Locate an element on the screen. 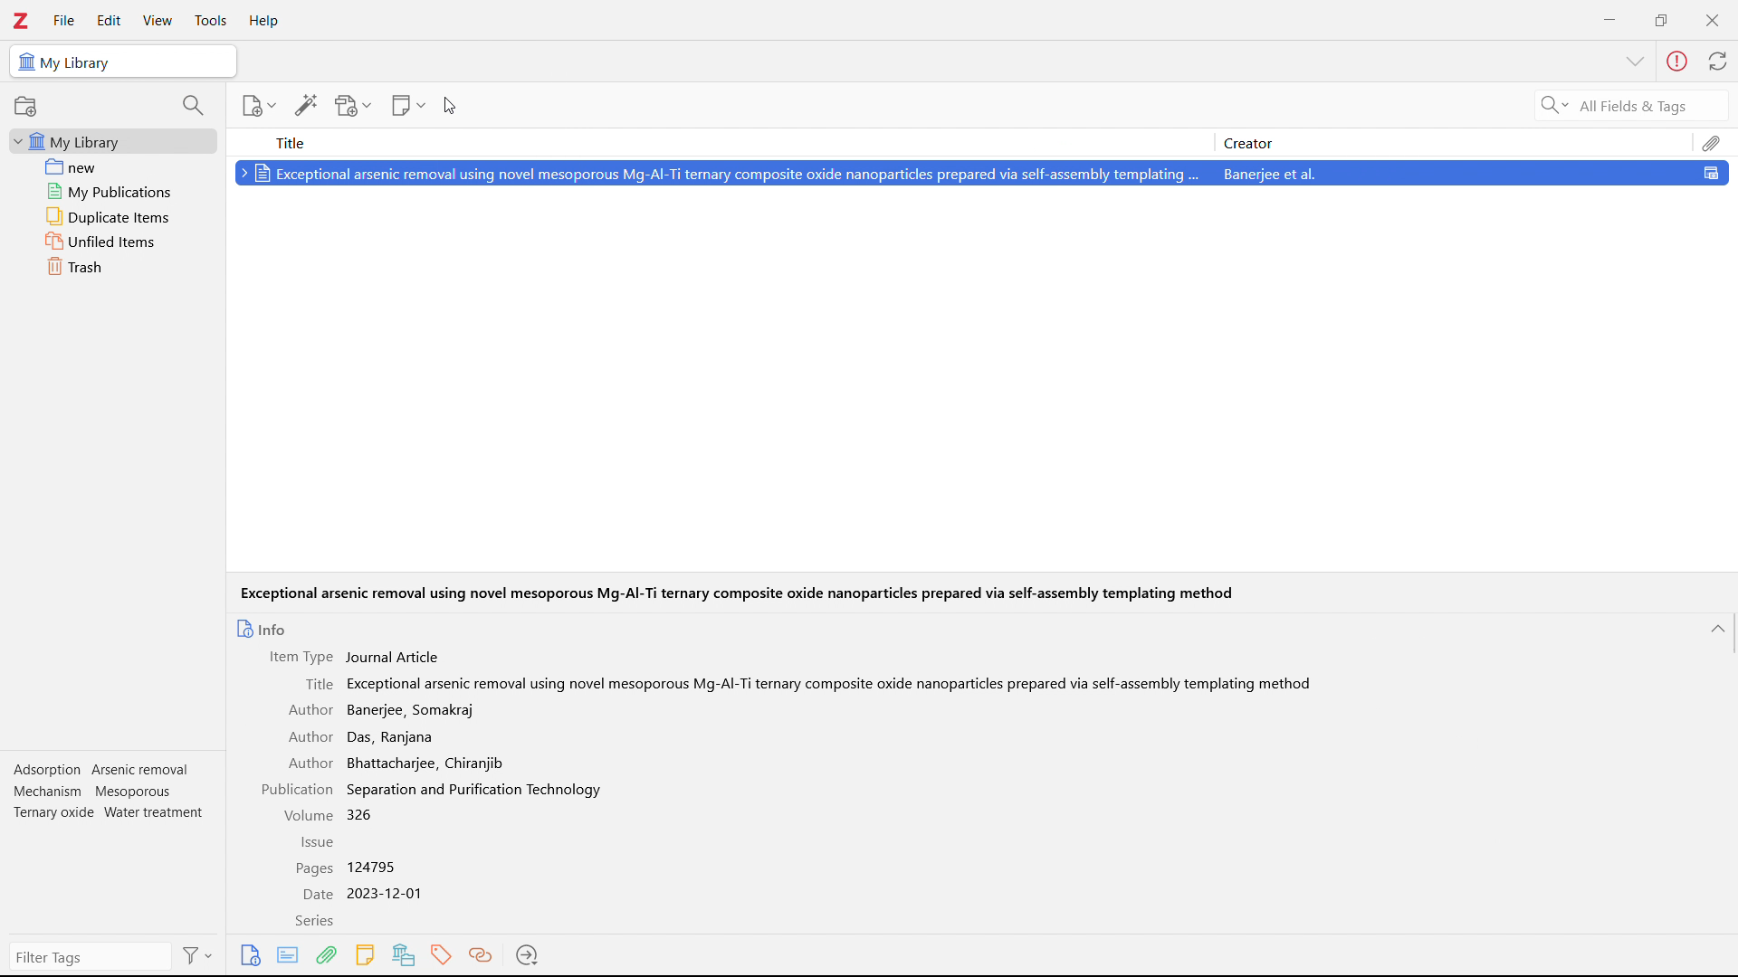 The image size is (1738, 977). abstract is located at coordinates (288, 955).